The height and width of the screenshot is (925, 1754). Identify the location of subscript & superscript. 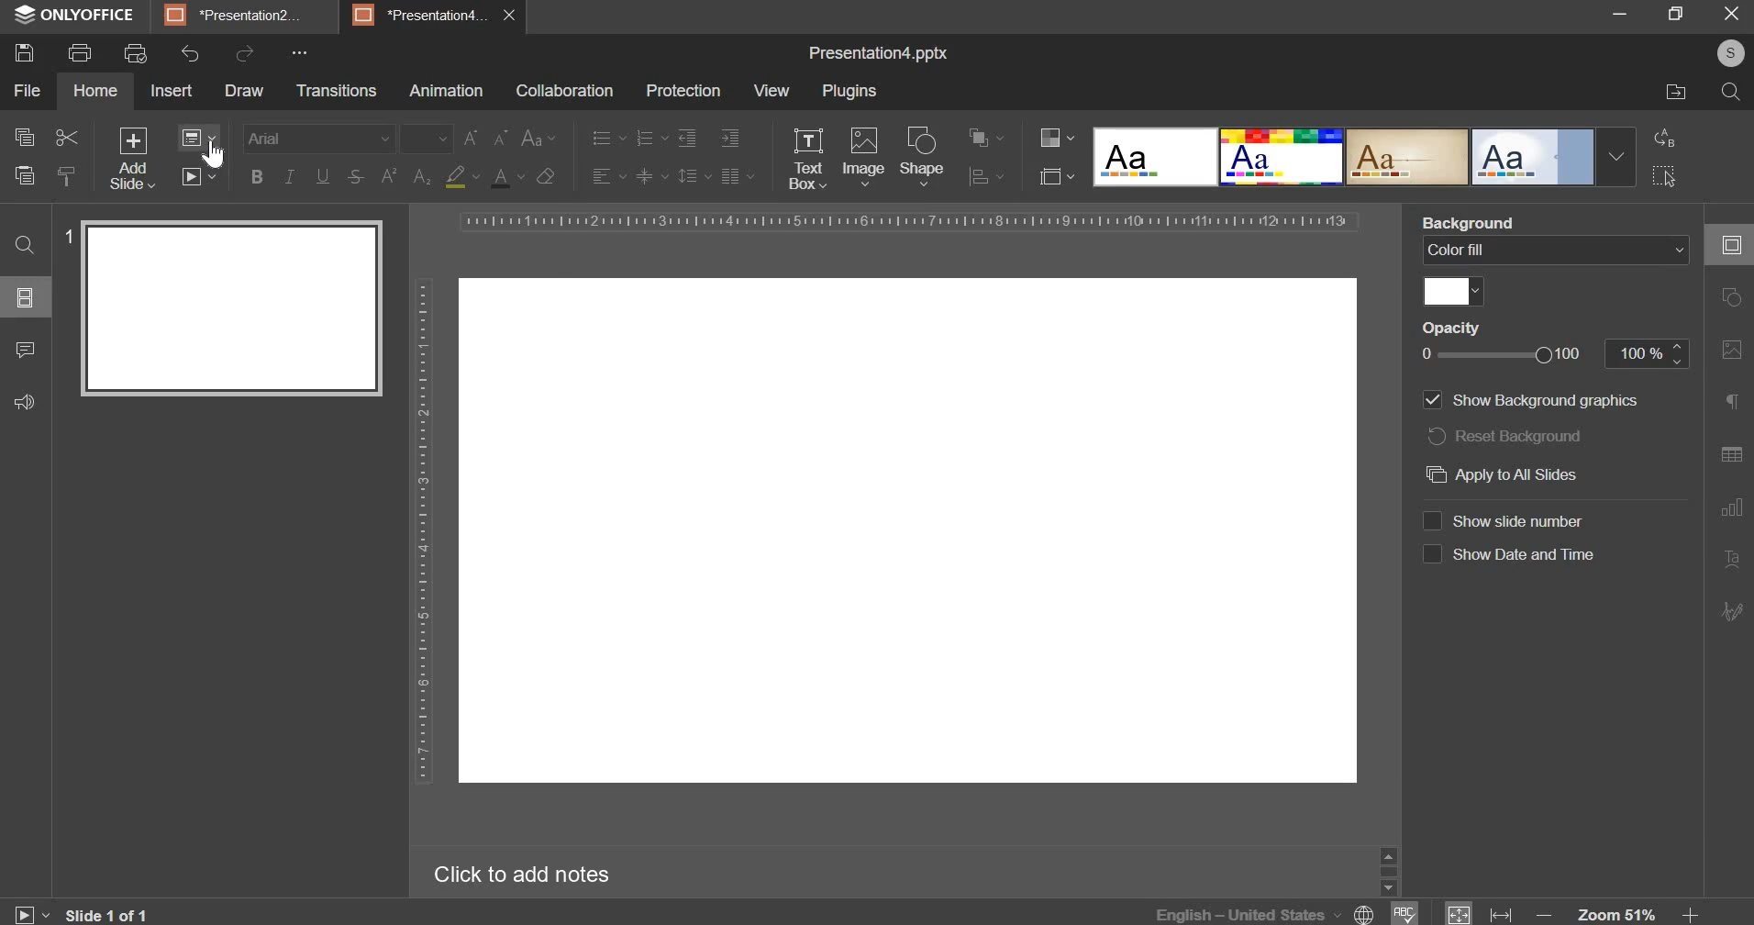
(405, 176).